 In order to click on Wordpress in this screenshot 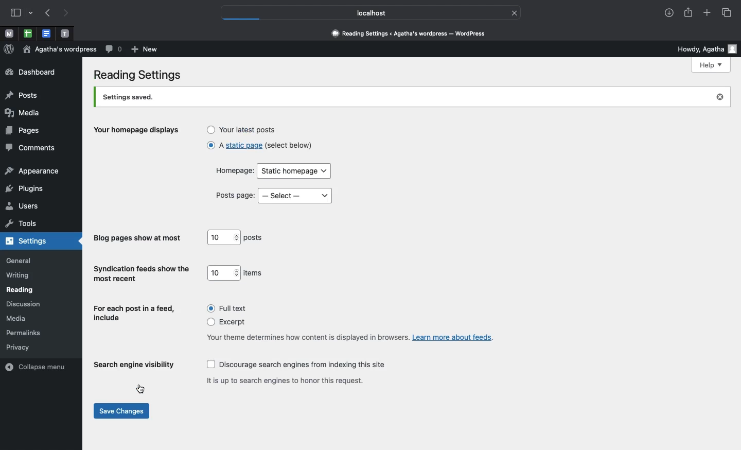, I will do `click(9, 48)`.